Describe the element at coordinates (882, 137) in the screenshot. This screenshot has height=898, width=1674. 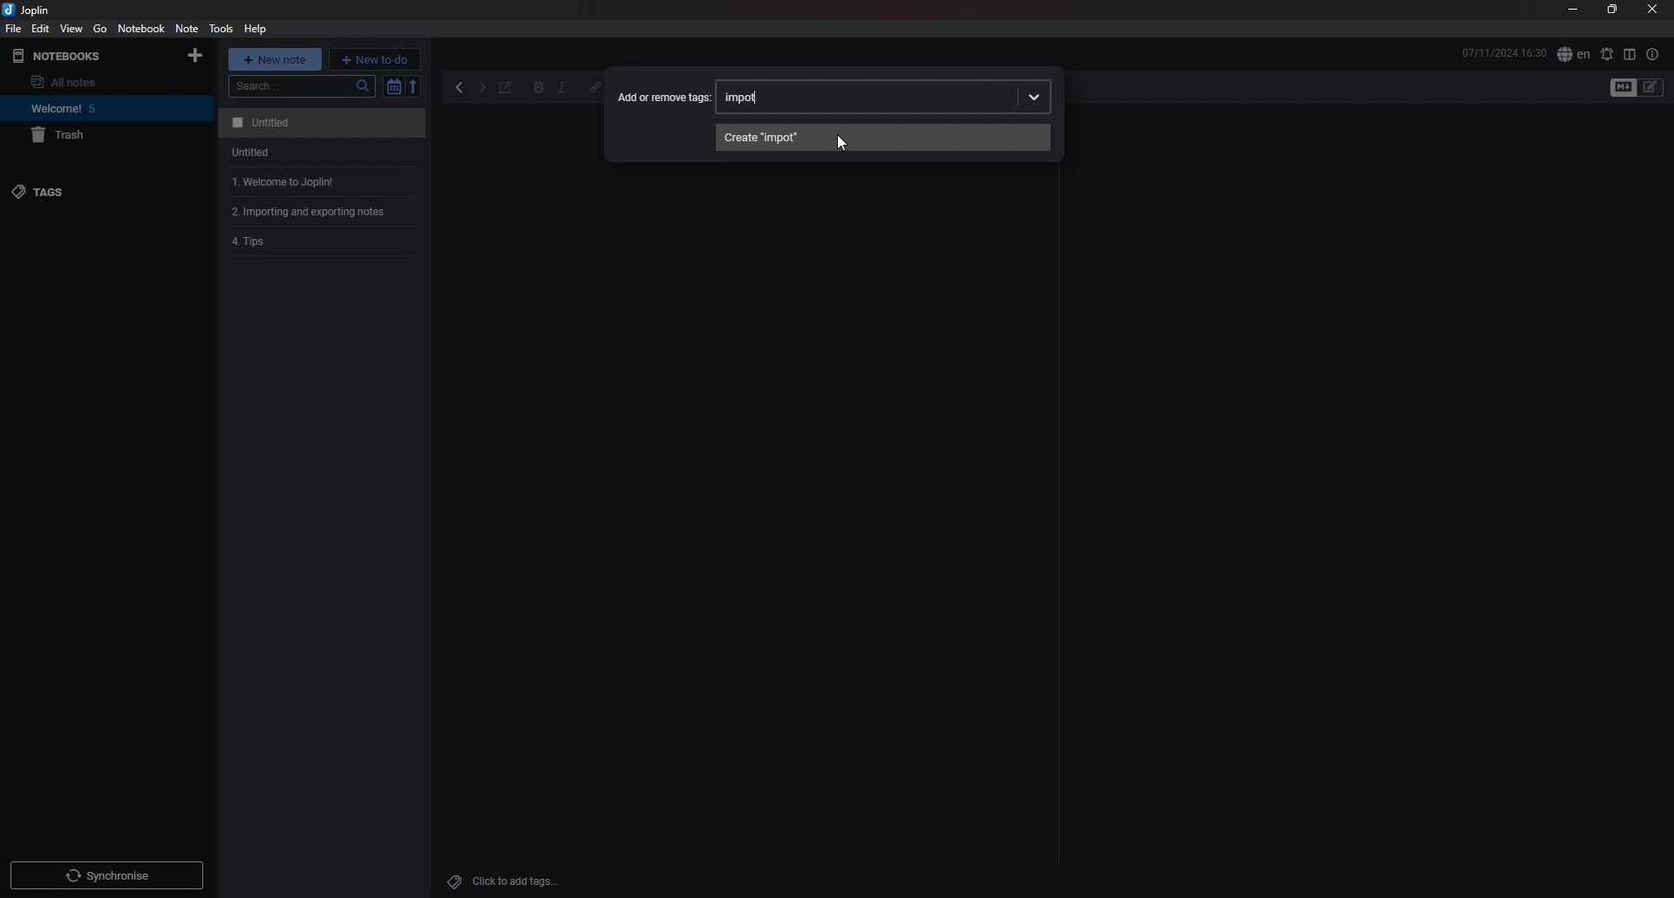
I see `create tag` at that location.